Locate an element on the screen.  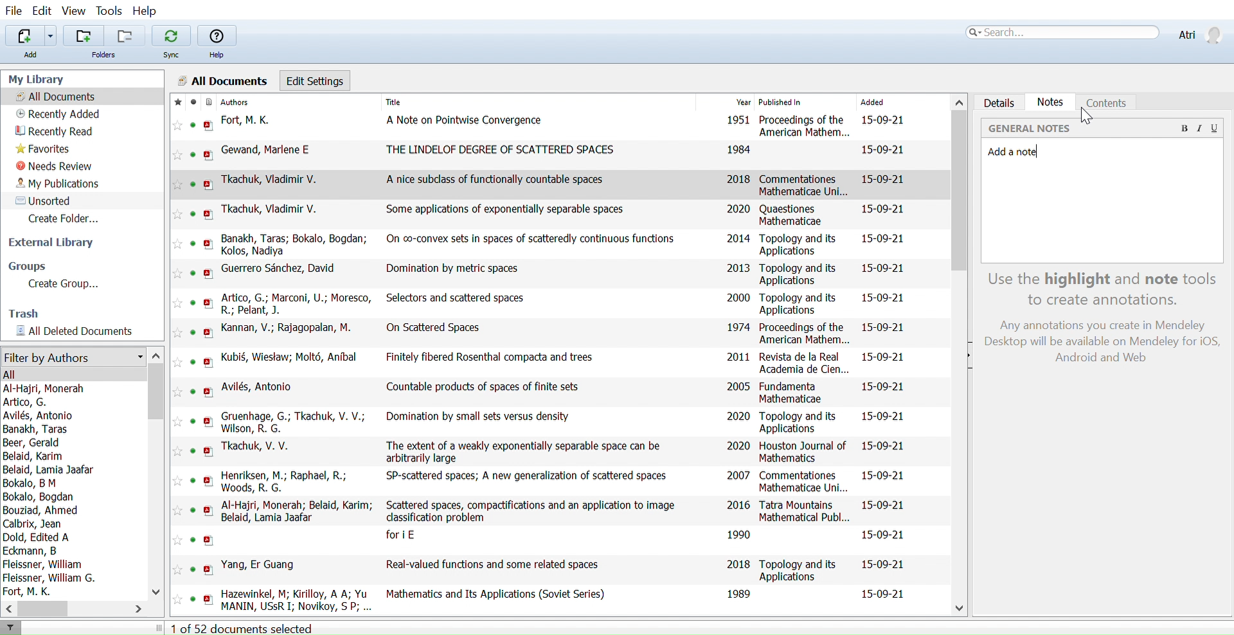
‘GENERAL NOTES is located at coordinates (1029, 127).